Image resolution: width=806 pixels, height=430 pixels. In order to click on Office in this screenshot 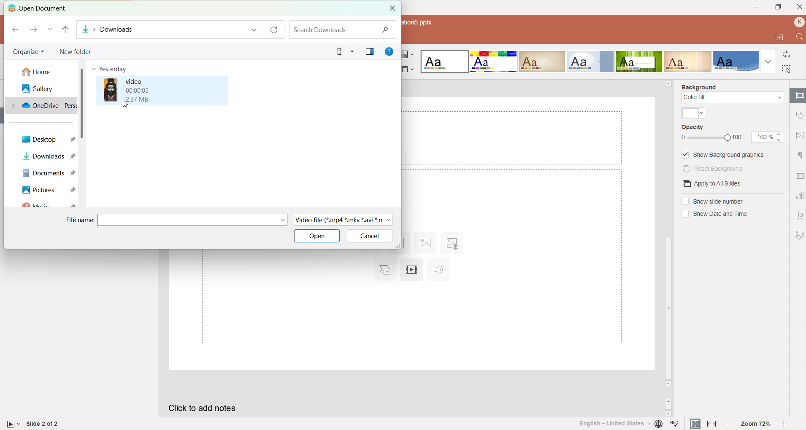, I will do `click(736, 62)`.